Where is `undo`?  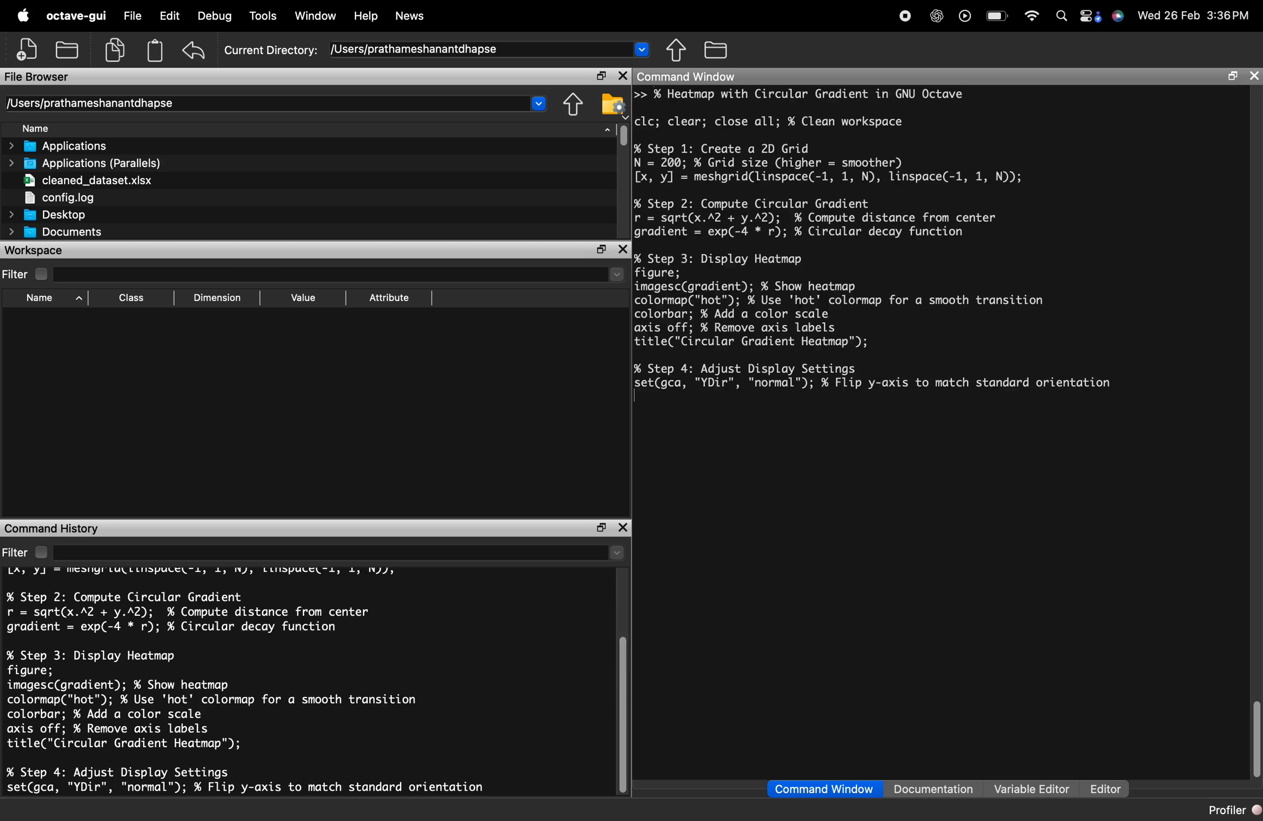
undo is located at coordinates (194, 50).